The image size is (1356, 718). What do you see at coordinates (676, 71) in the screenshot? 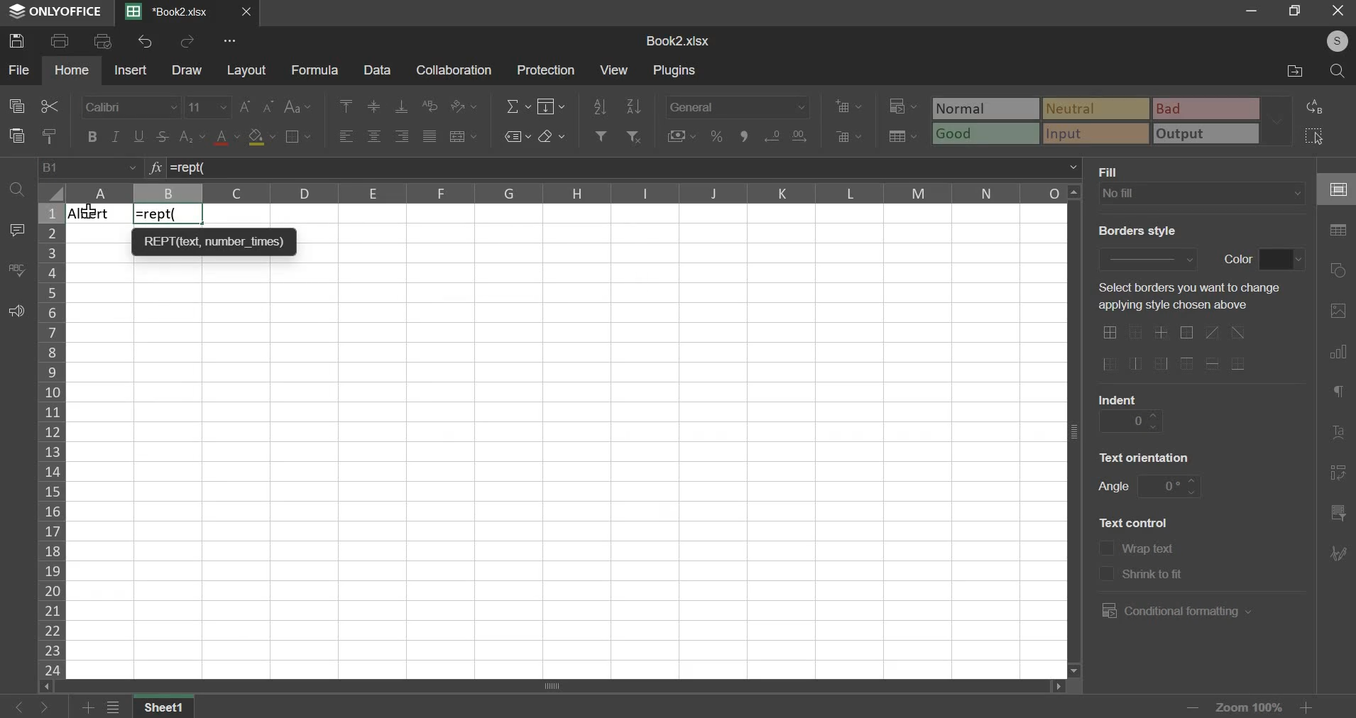
I see `plugins` at bounding box center [676, 71].